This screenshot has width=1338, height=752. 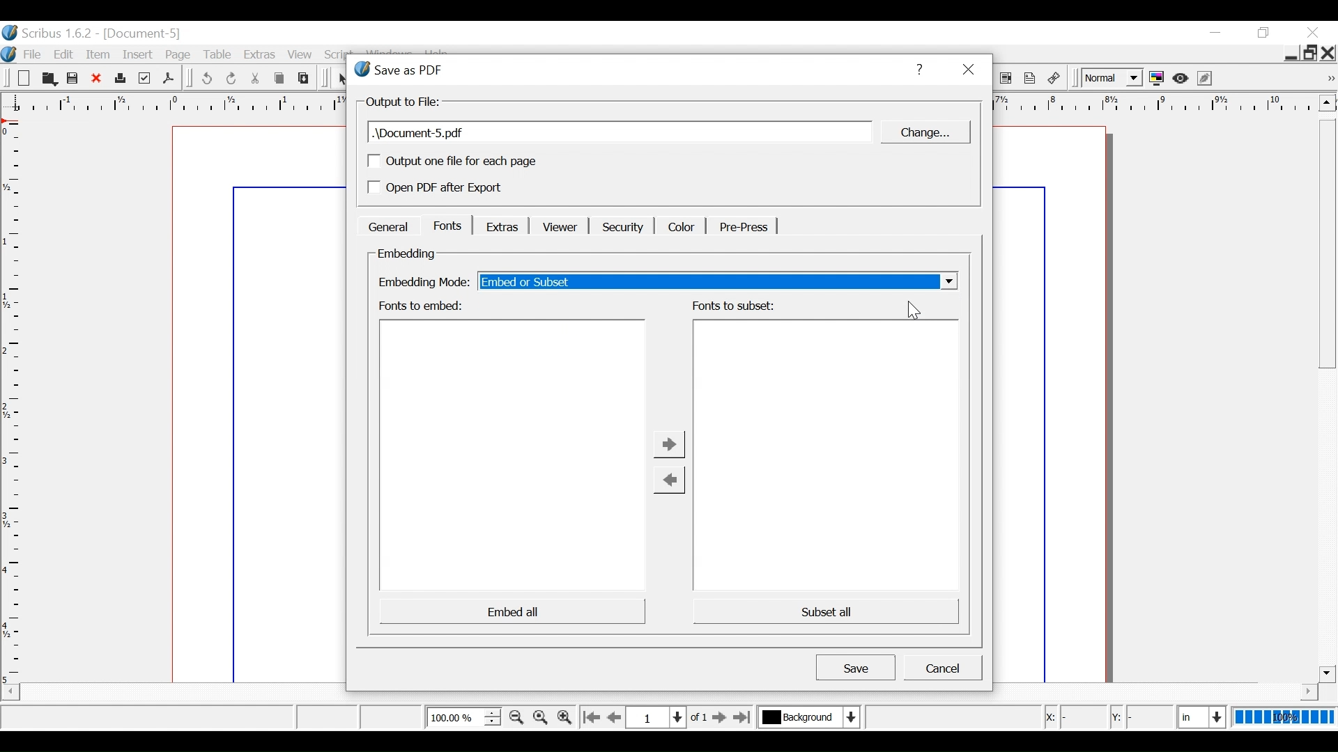 What do you see at coordinates (73, 79) in the screenshot?
I see `Save` at bounding box center [73, 79].